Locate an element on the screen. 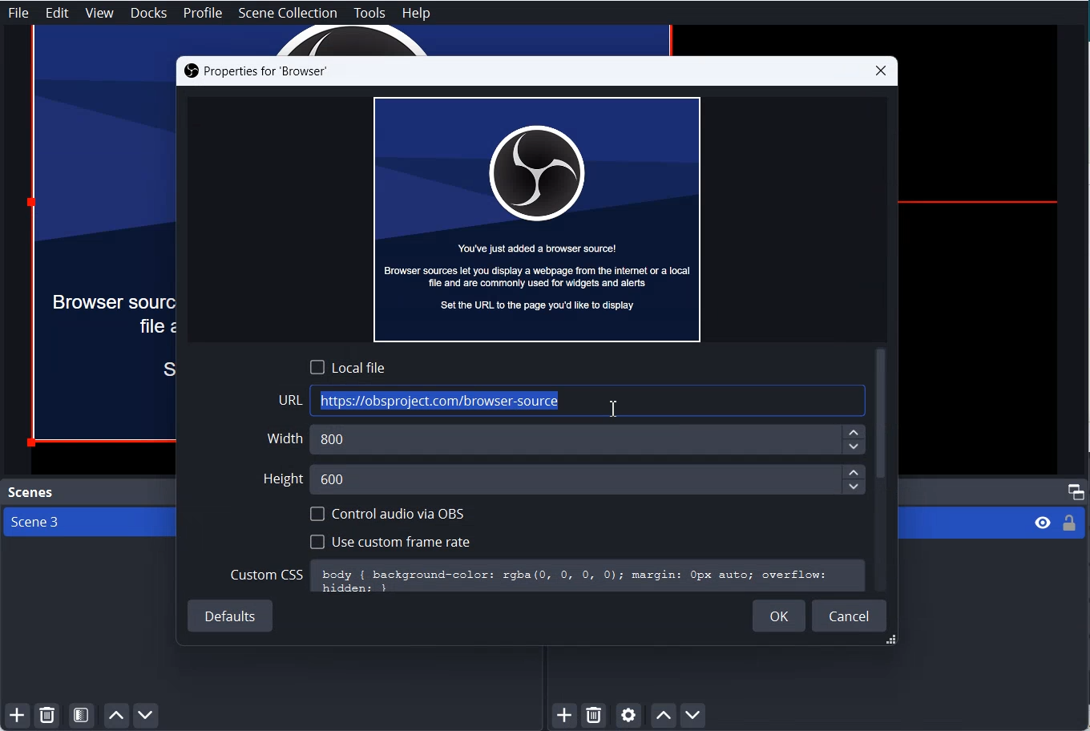 The image size is (1090, 731). File width drag handle is located at coordinates (893, 641).